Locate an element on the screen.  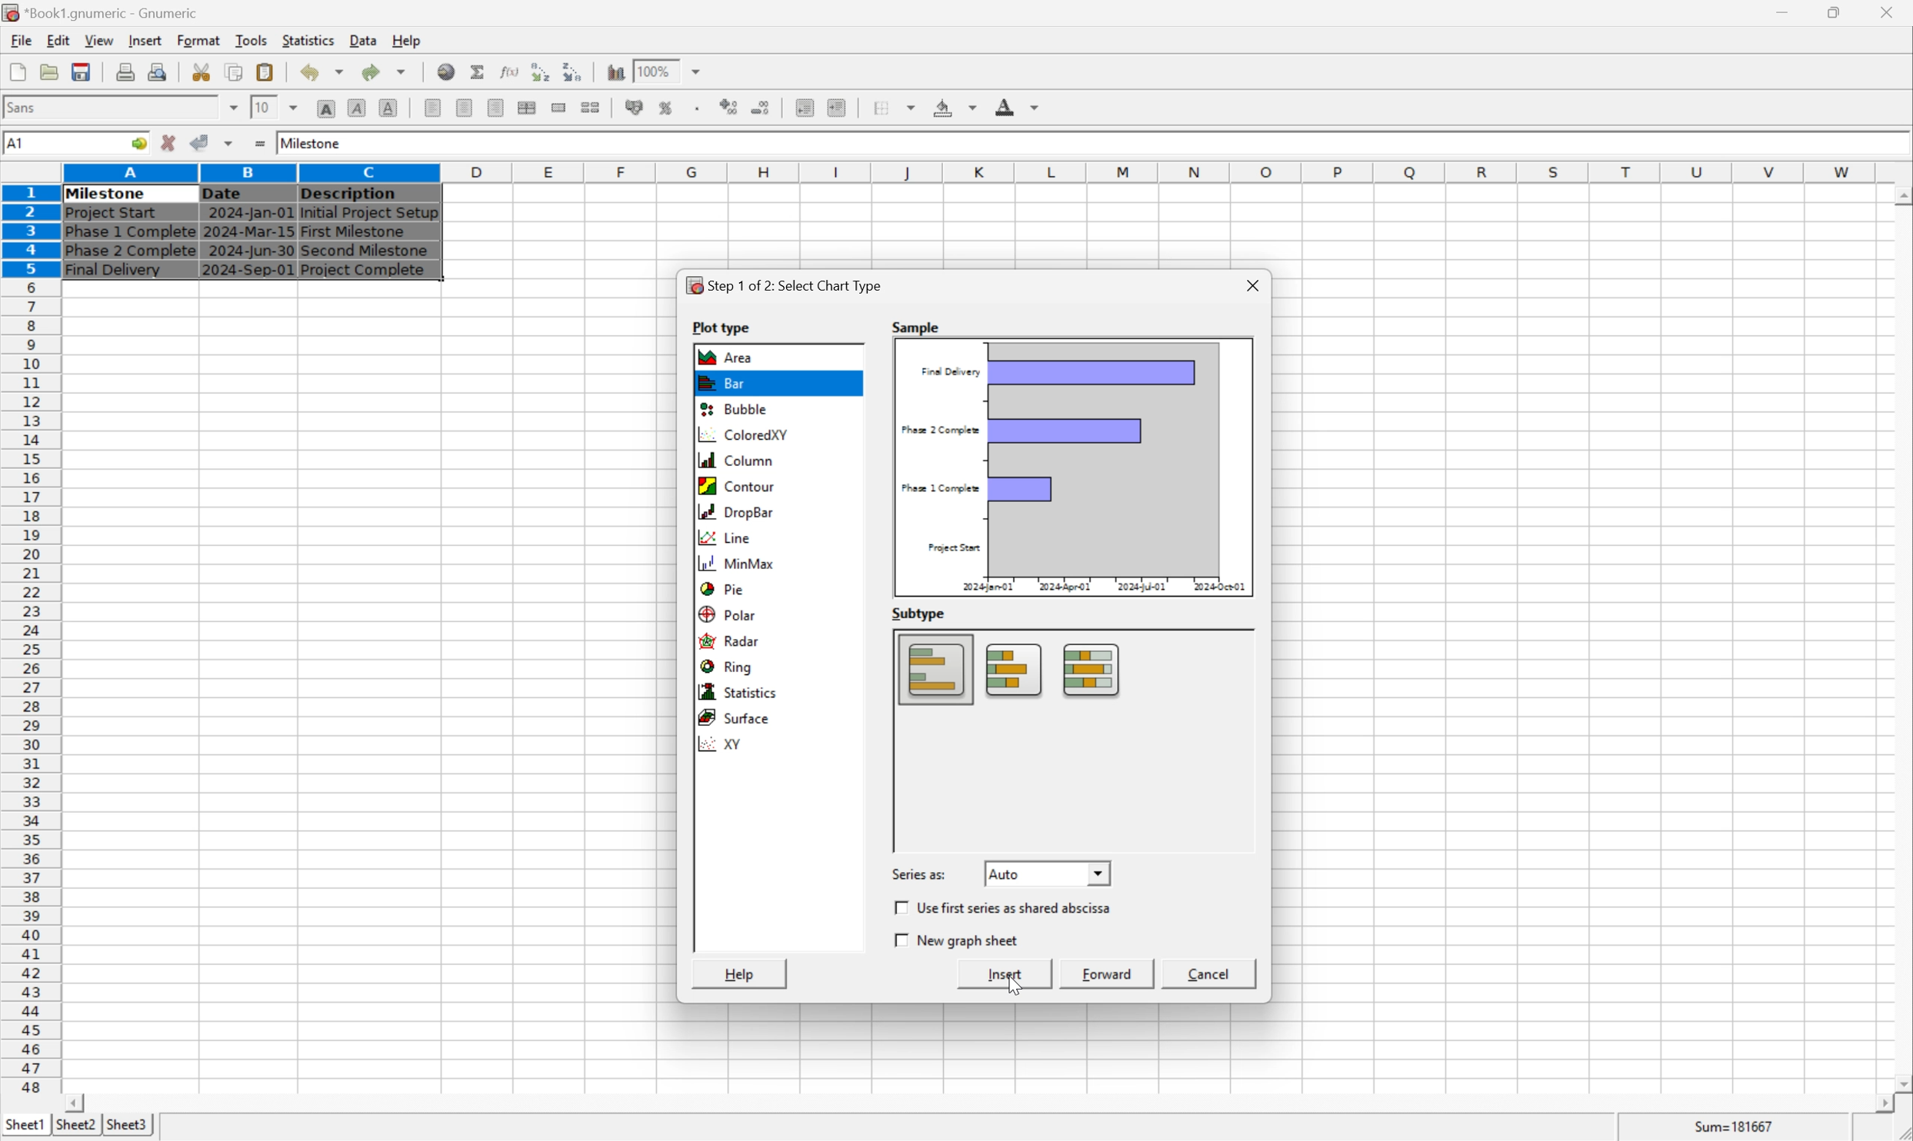
go to is located at coordinates (136, 144).